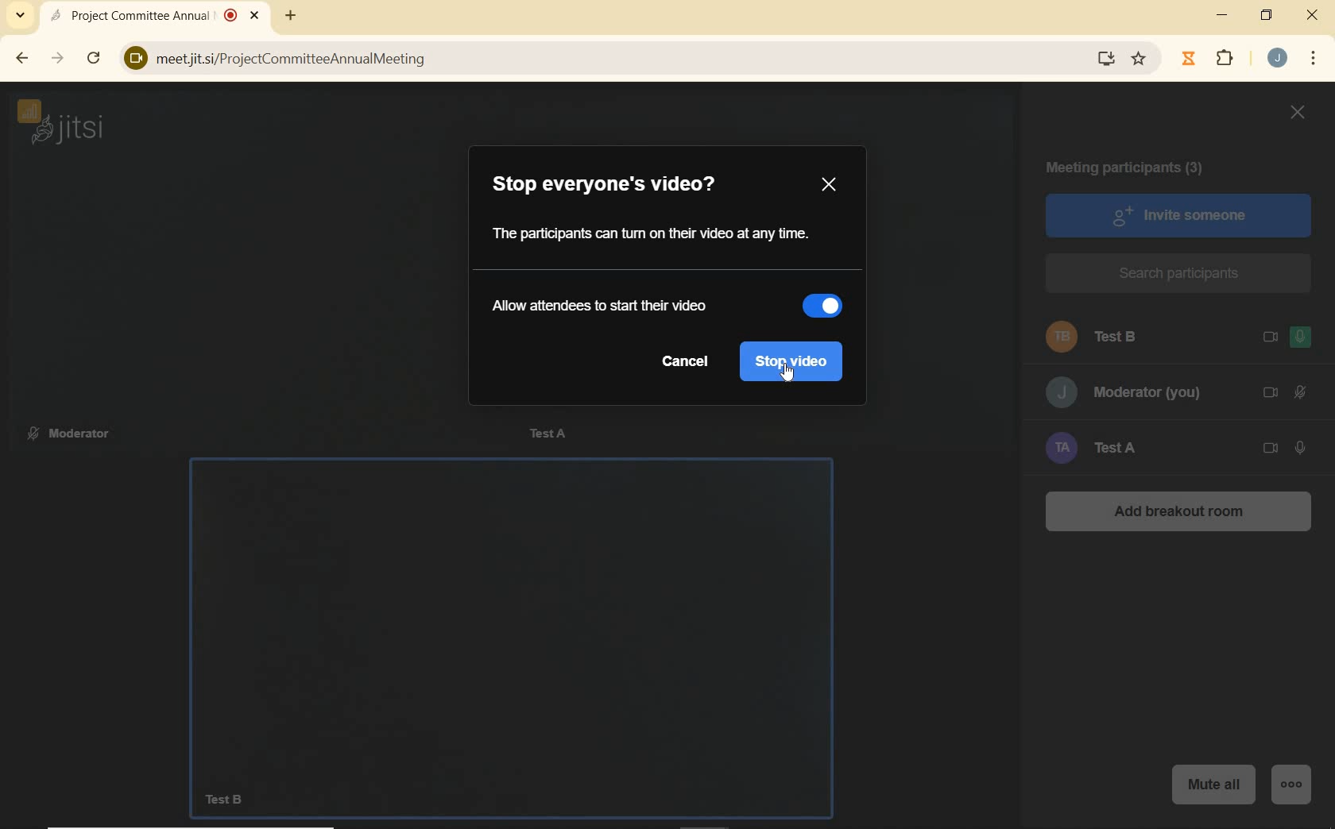 The image size is (1335, 829). What do you see at coordinates (1180, 510) in the screenshot?
I see `ADD BREAKOUT ROOM` at bounding box center [1180, 510].